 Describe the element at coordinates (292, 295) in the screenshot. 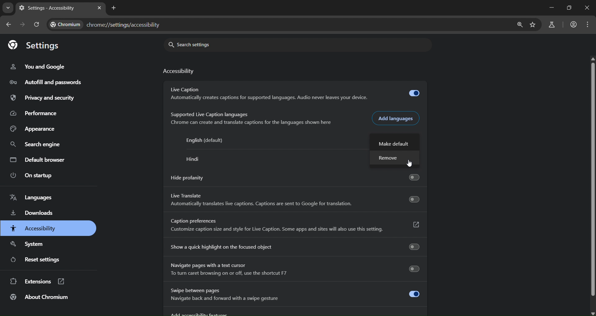

I see `Swipe between pages
Navigate back and forward with a swipe gesture` at that location.